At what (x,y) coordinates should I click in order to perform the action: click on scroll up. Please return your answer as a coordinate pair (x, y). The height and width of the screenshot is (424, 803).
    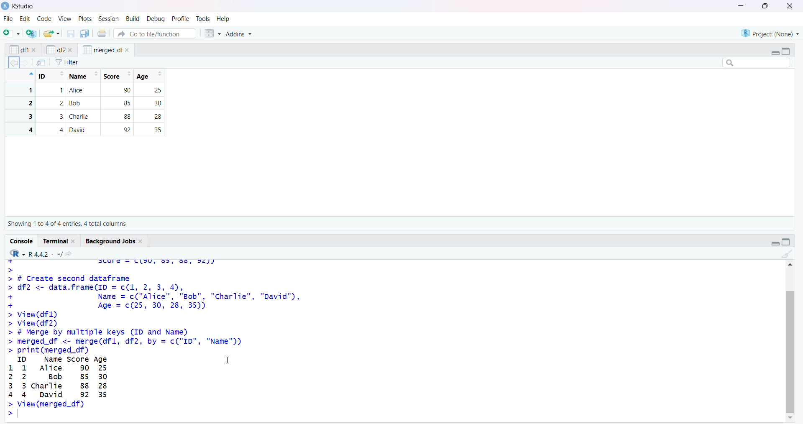
    Looking at the image, I should click on (790, 264).